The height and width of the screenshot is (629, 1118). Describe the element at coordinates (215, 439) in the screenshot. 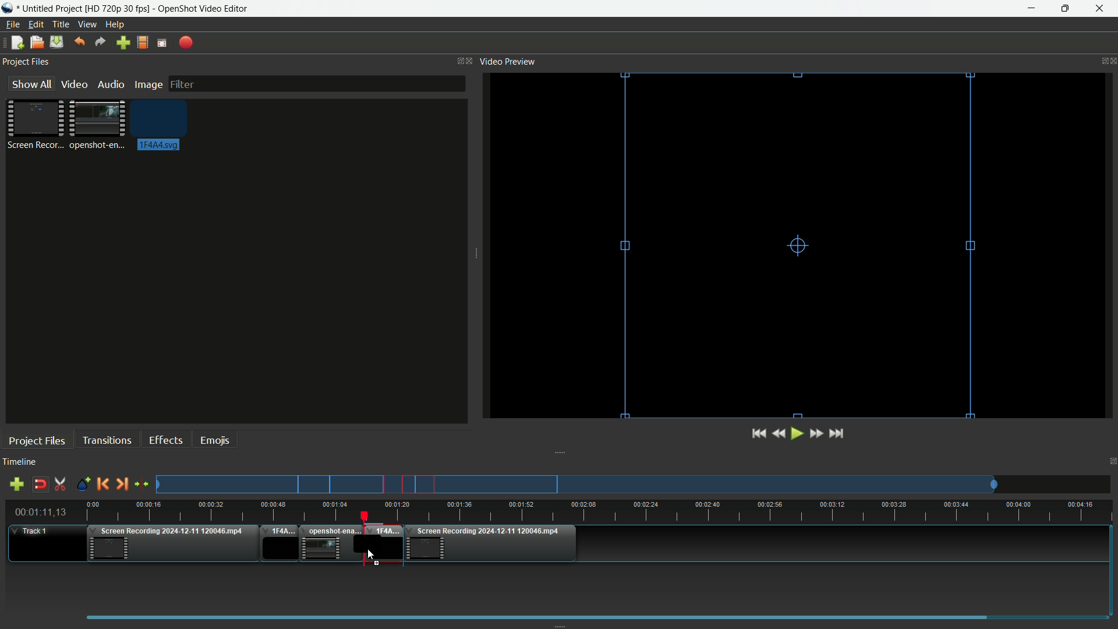

I see `Emojis` at that location.